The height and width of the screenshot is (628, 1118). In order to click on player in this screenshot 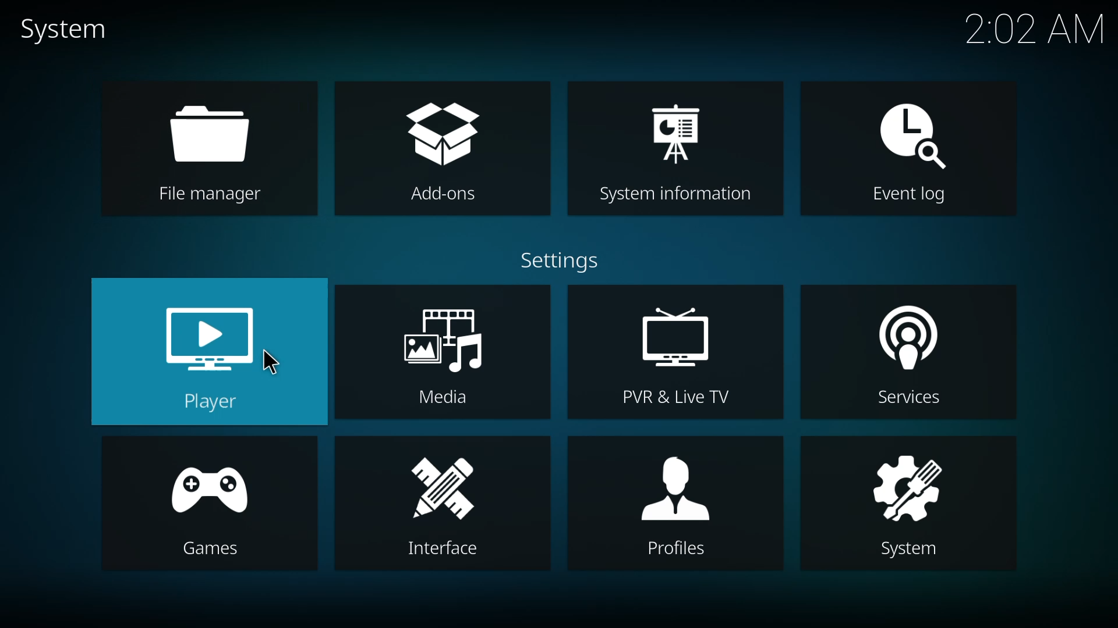, I will do `click(208, 352)`.